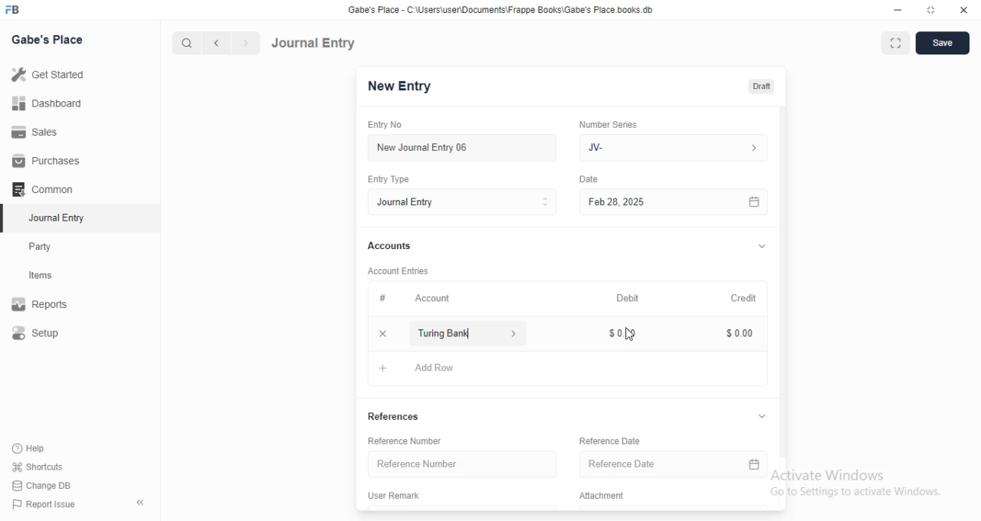  What do you see at coordinates (656, 466) in the screenshot?
I see `Reference Date` at bounding box center [656, 466].